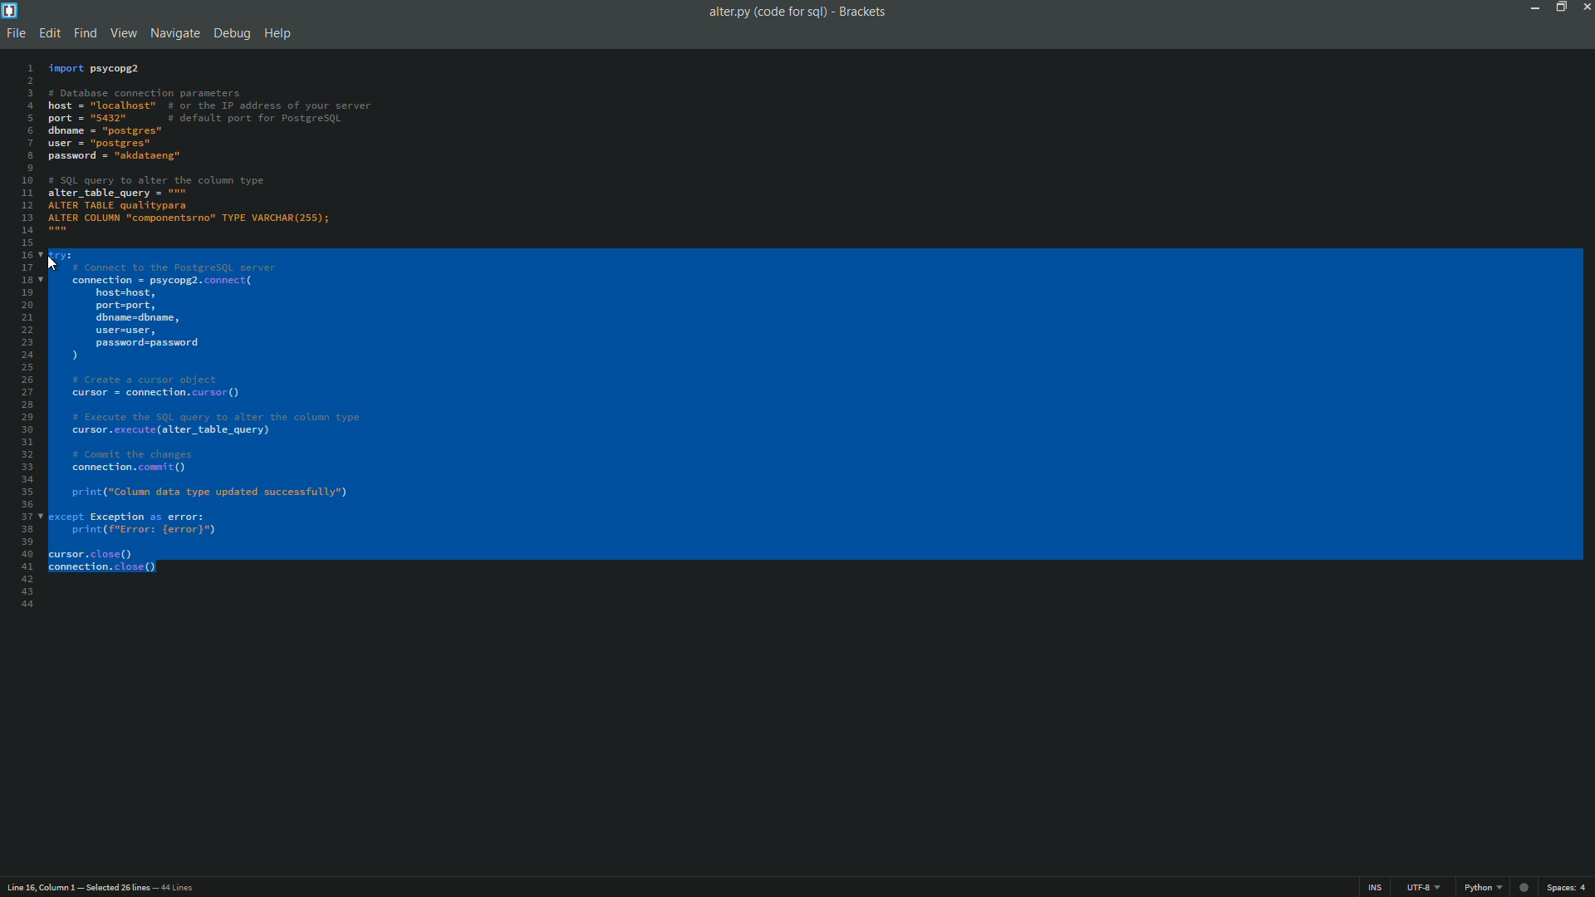 Image resolution: width=1595 pixels, height=897 pixels. I want to click on line numbers, so click(24, 335).